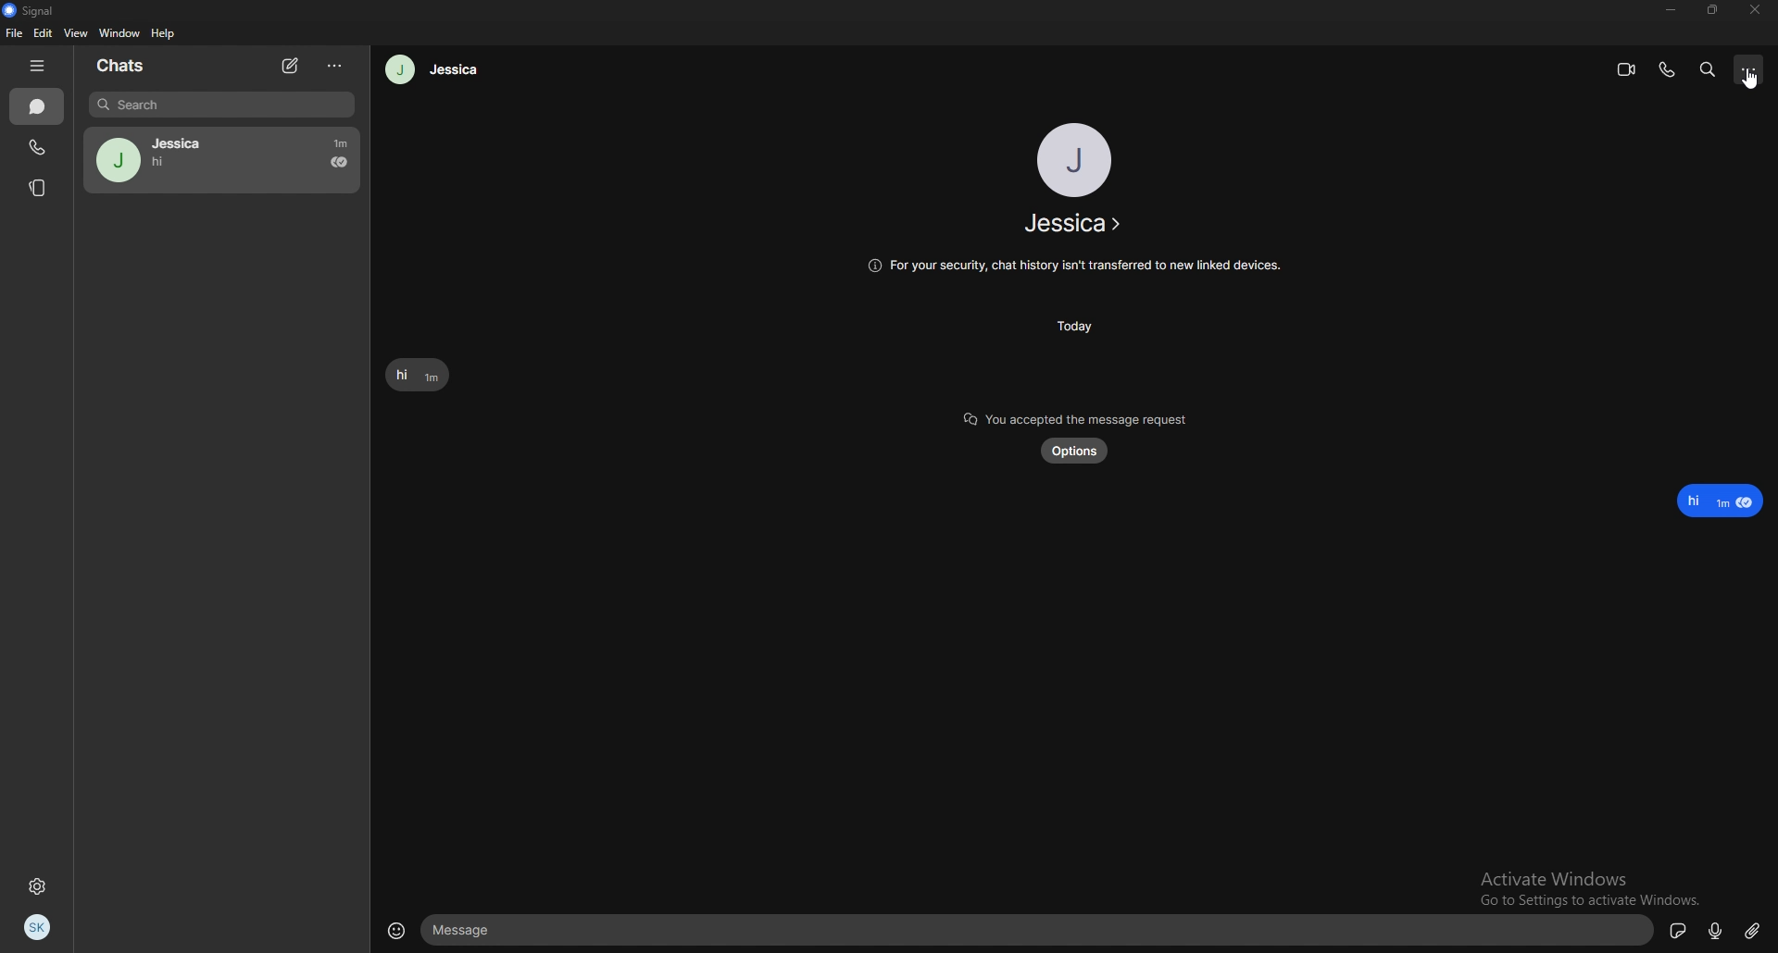  Describe the element at coordinates (1039, 932) in the screenshot. I see `message` at that location.